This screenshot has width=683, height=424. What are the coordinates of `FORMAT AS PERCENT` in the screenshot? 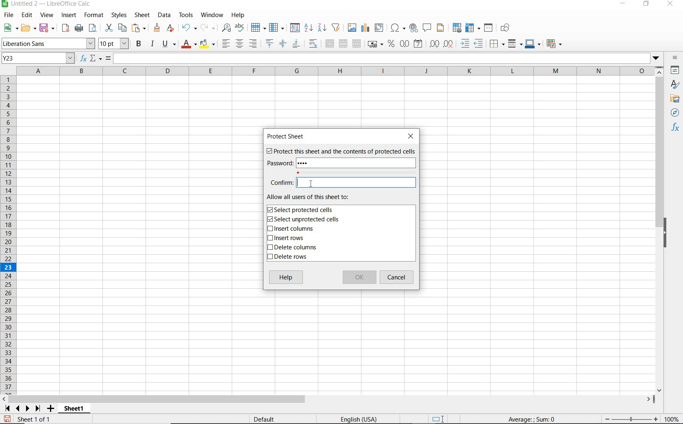 It's located at (391, 44).